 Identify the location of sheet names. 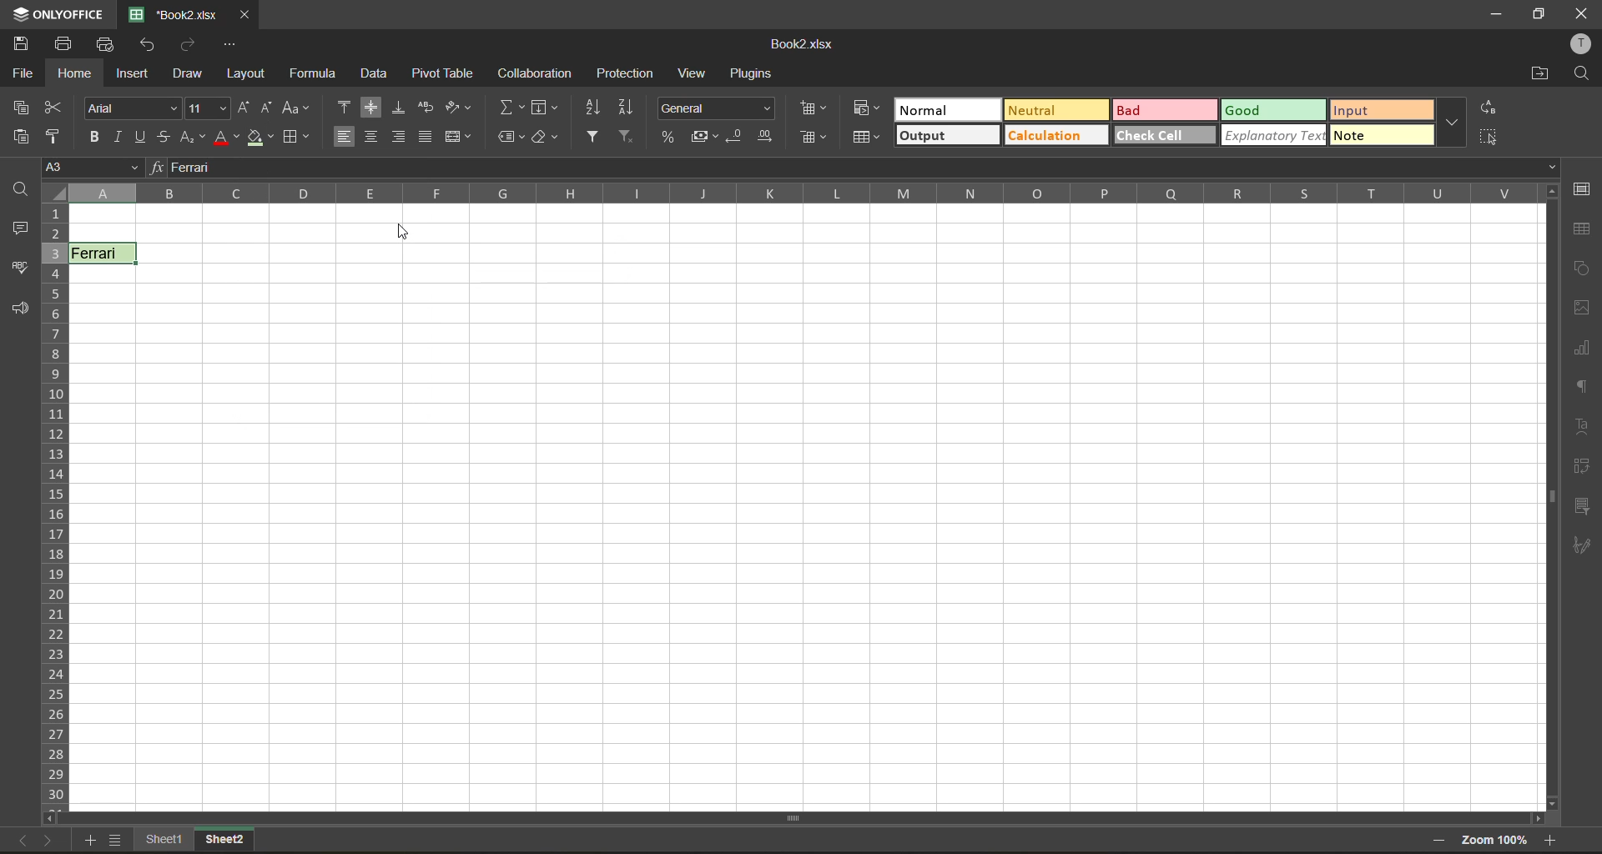
(166, 840).